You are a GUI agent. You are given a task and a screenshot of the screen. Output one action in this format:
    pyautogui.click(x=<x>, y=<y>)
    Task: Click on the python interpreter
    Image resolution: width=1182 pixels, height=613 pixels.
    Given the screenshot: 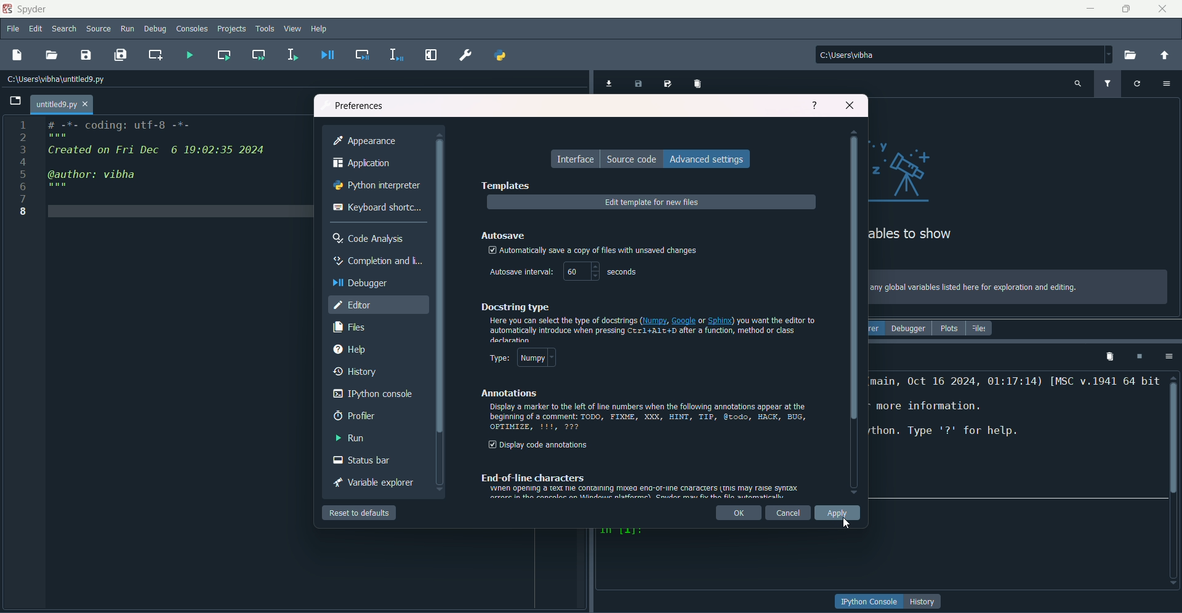 What is the action you would take?
    pyautogui.click(x=377, y=186)
    